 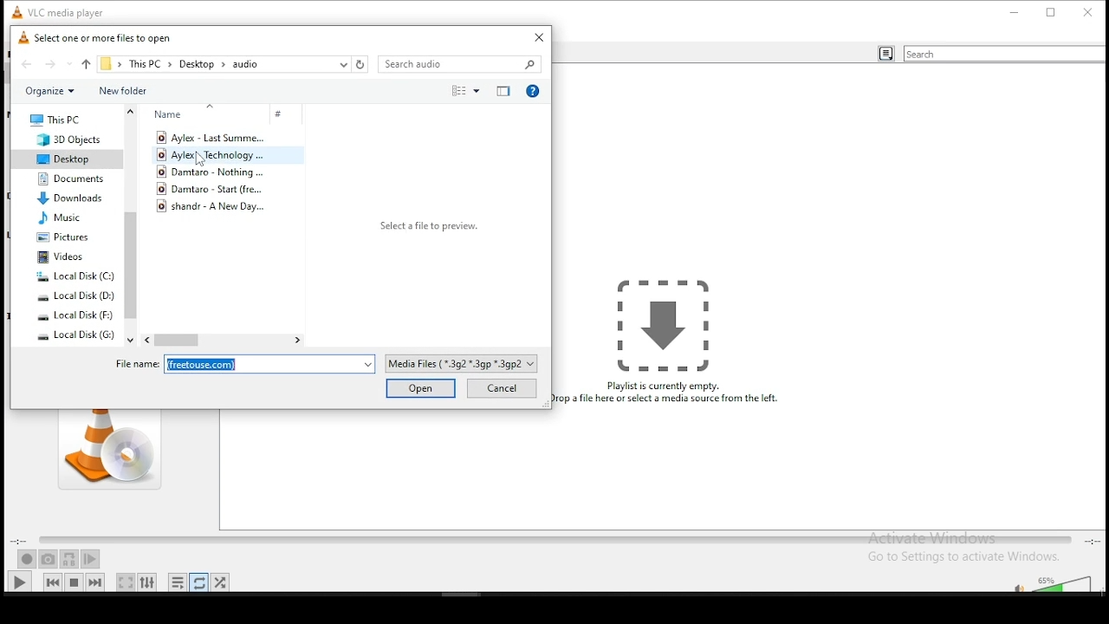 What do you see at coordinates (27, 559) in the screenshot?
I see `record` at bounding box center [27, 559].